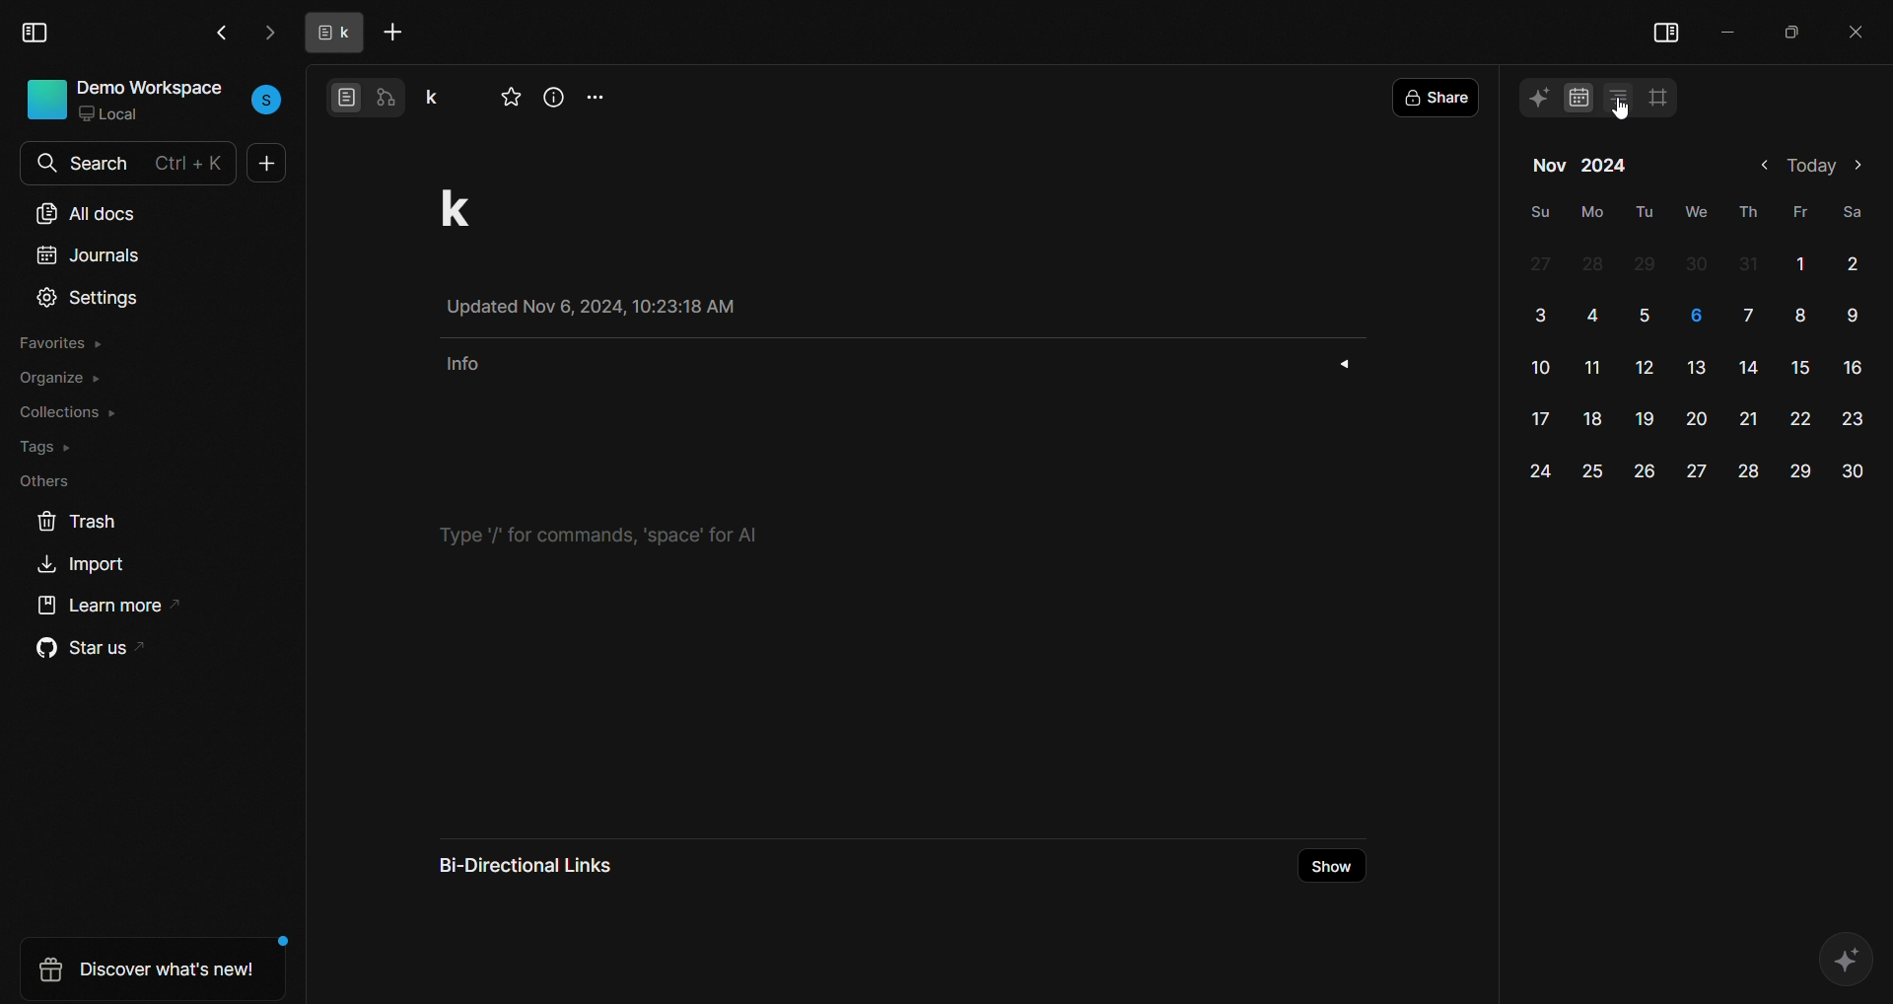 The width and height of the screenshot is (1893, 1004). I want to click on view sidebar, so click(37, 33).